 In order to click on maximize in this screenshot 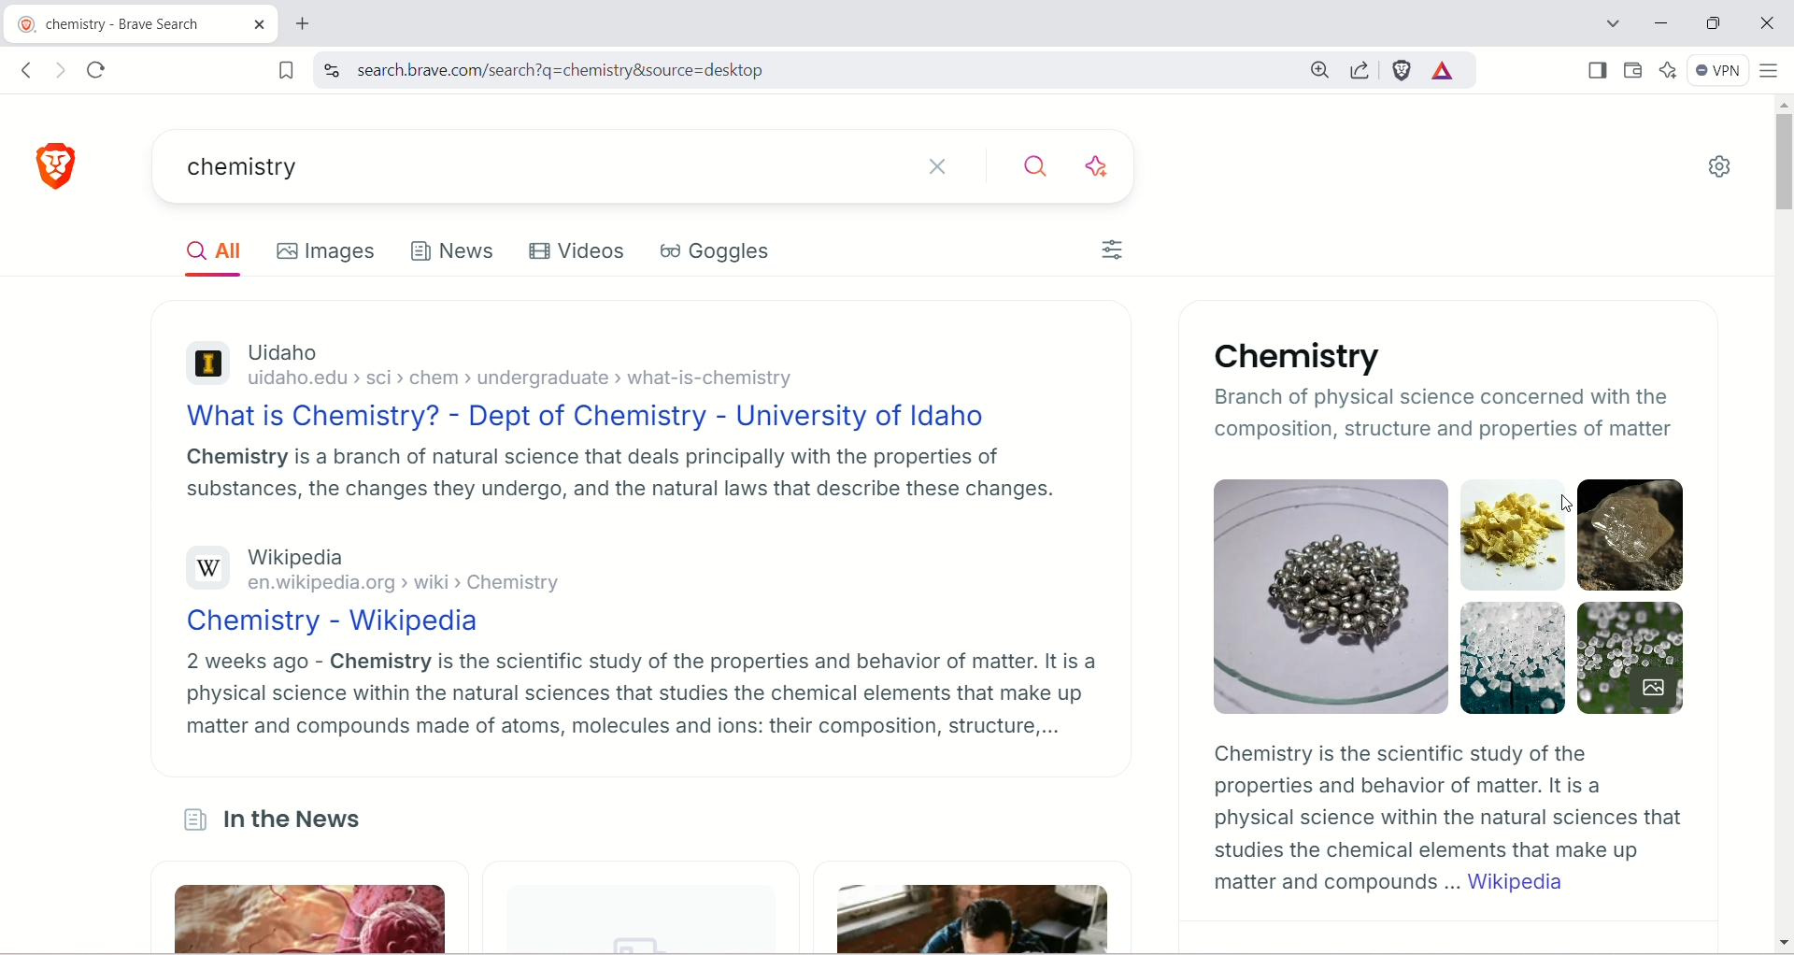, I will do `click(1717, 21)`.